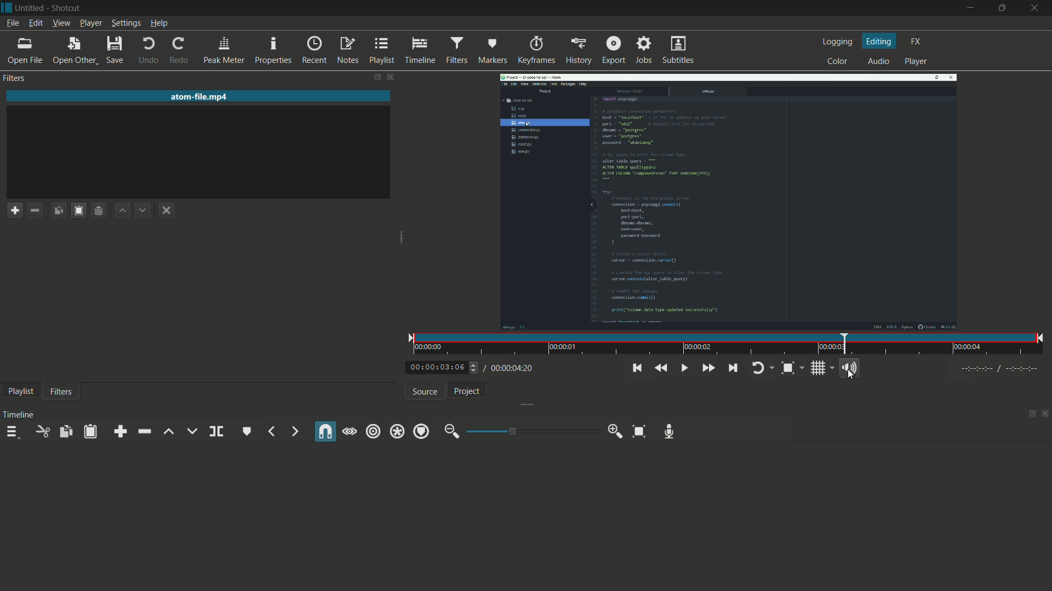 This screenshot has width=1052, height=591. What do you see at coordinates (464, 391) in the screenshot?
I see `project` at bounding box center [464, 391].